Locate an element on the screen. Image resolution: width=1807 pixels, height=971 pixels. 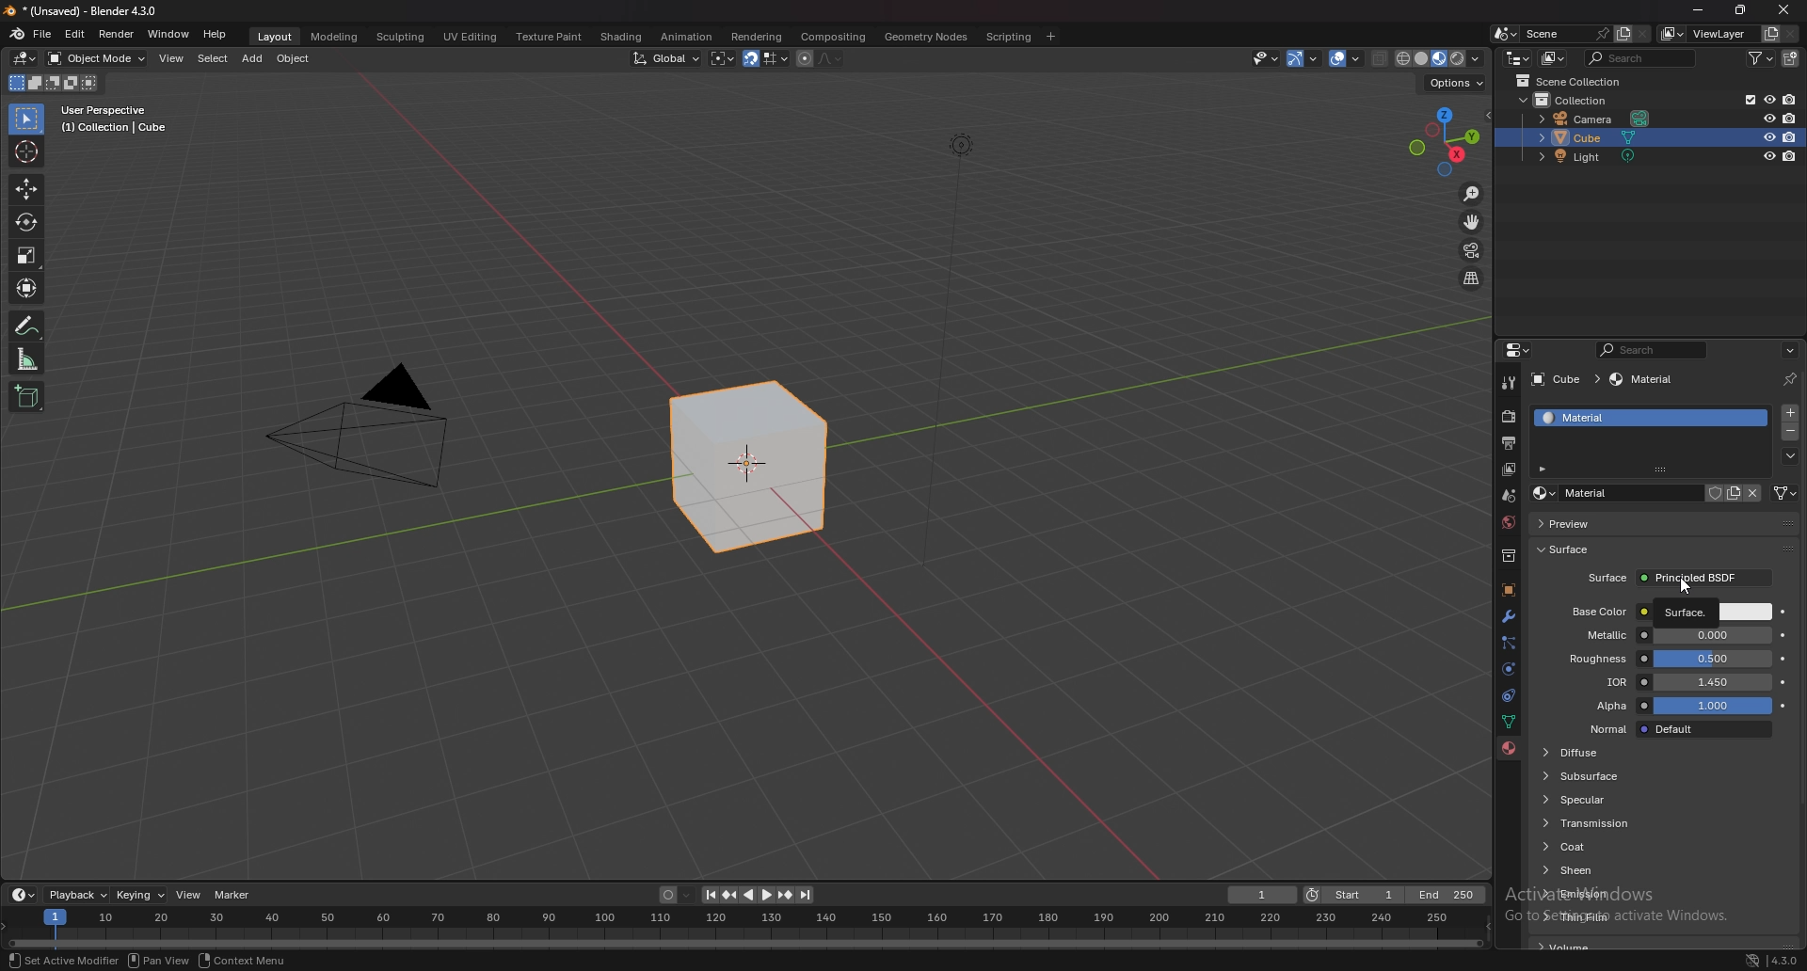
data is located at coordinates (1508, 721).